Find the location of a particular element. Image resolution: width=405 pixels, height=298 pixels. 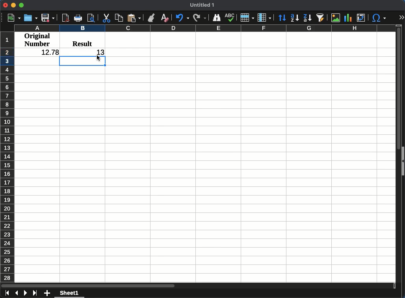

13 is located at coordinates (99, 52).